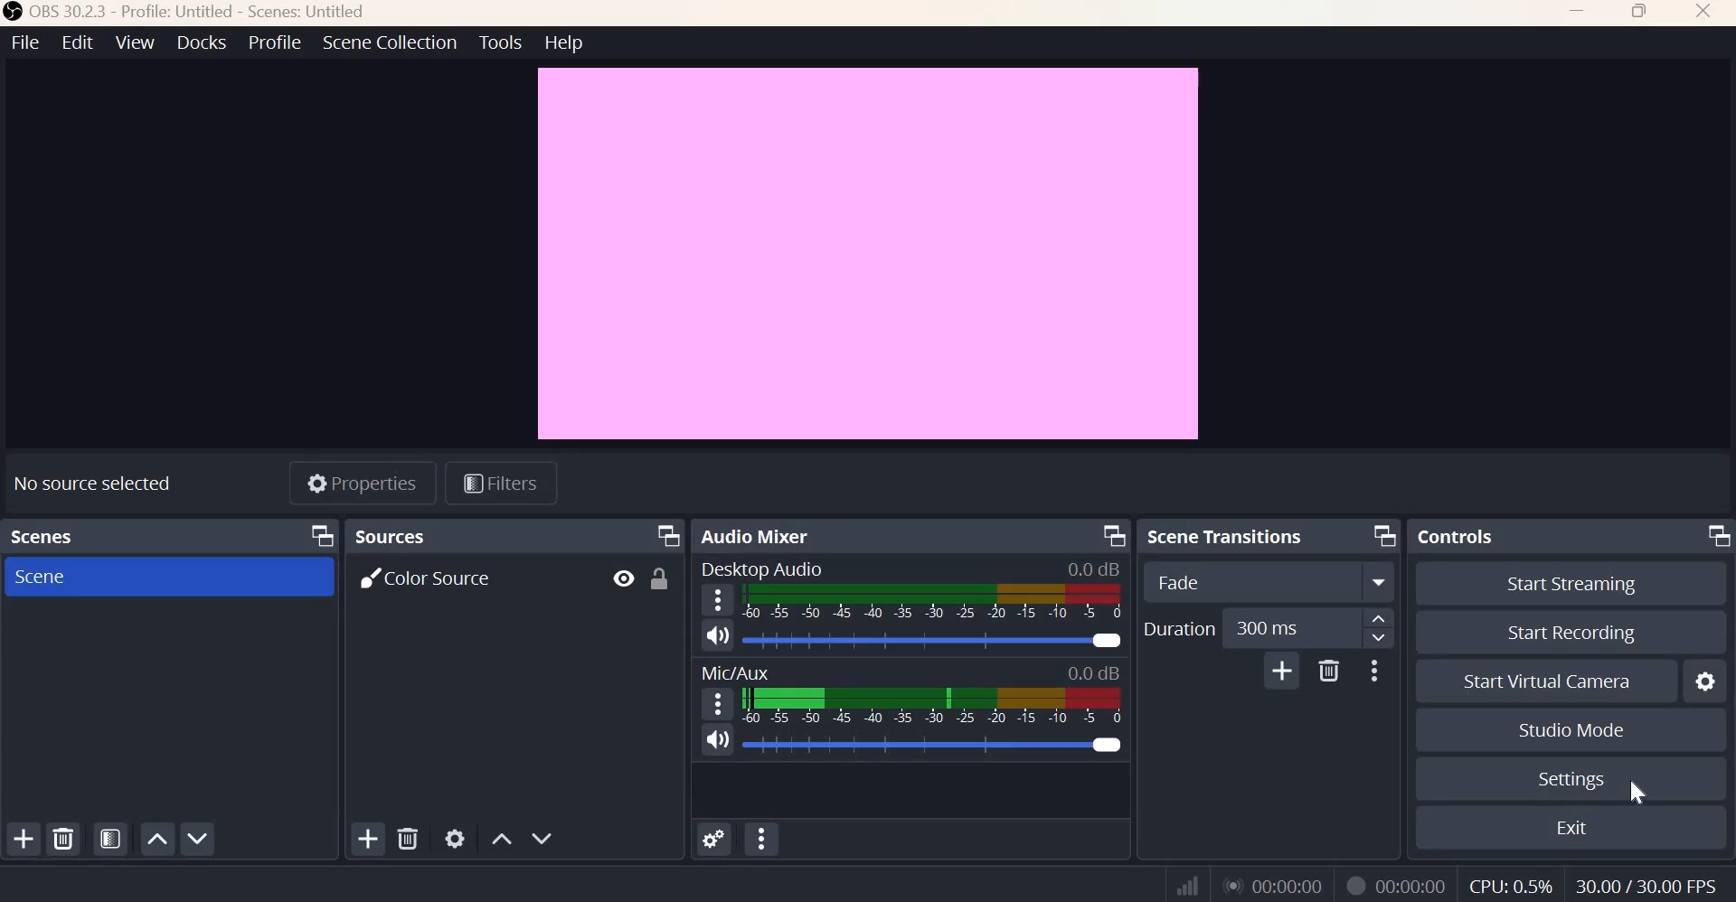 This screenshot has height=902, width=1736. What do you see at coordinates (1561, 582) in the screenshot?
I see `Start streaming` at bounding box center [1561, 582].